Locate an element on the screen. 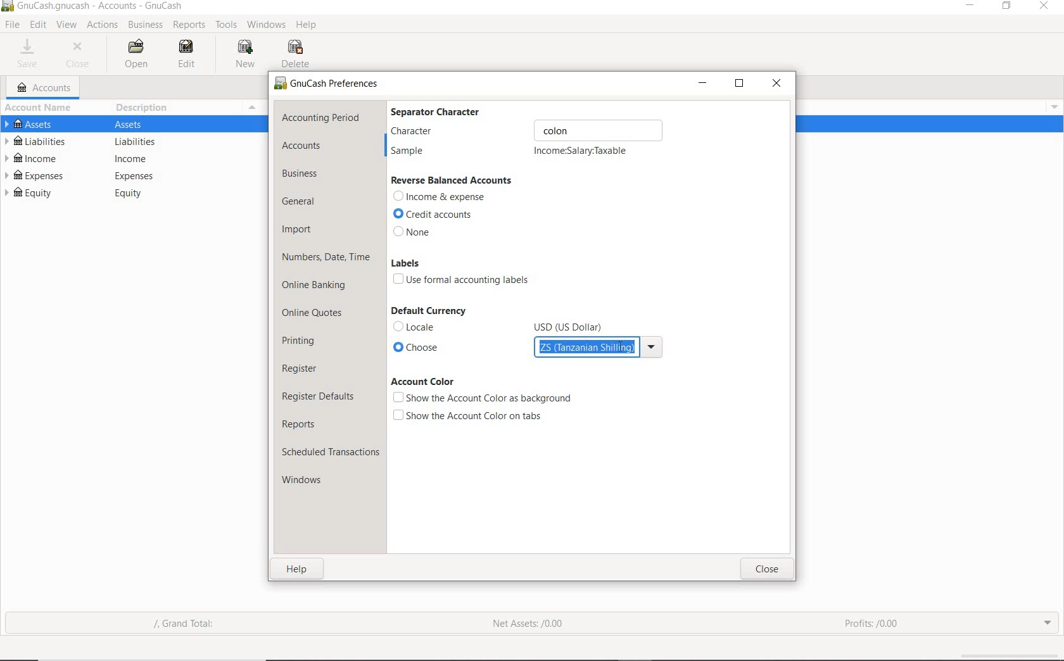 The width and height of the screenshot is (1064, 661). online banking is located at coordinates (317, 287).